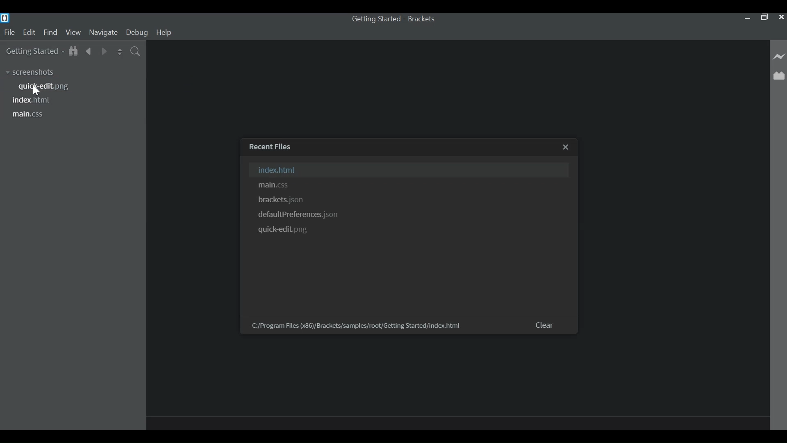  What do you see at coordinates (73, 32) in the screenshot?
I see `View` at bounding box center [73, 32].